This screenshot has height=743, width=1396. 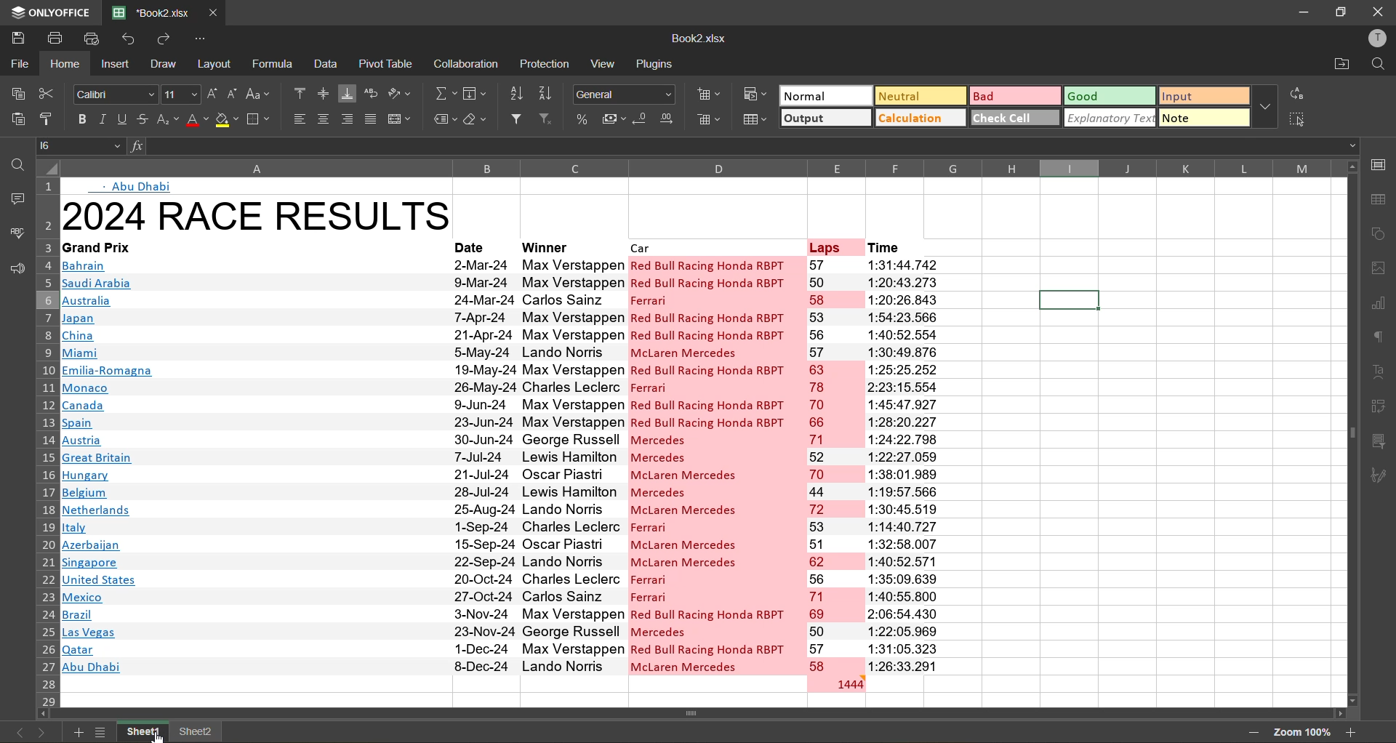 What do you see at coordinates (372, 94) in the screenshot?
I see `wrap text` at bounding box center [372, 94].